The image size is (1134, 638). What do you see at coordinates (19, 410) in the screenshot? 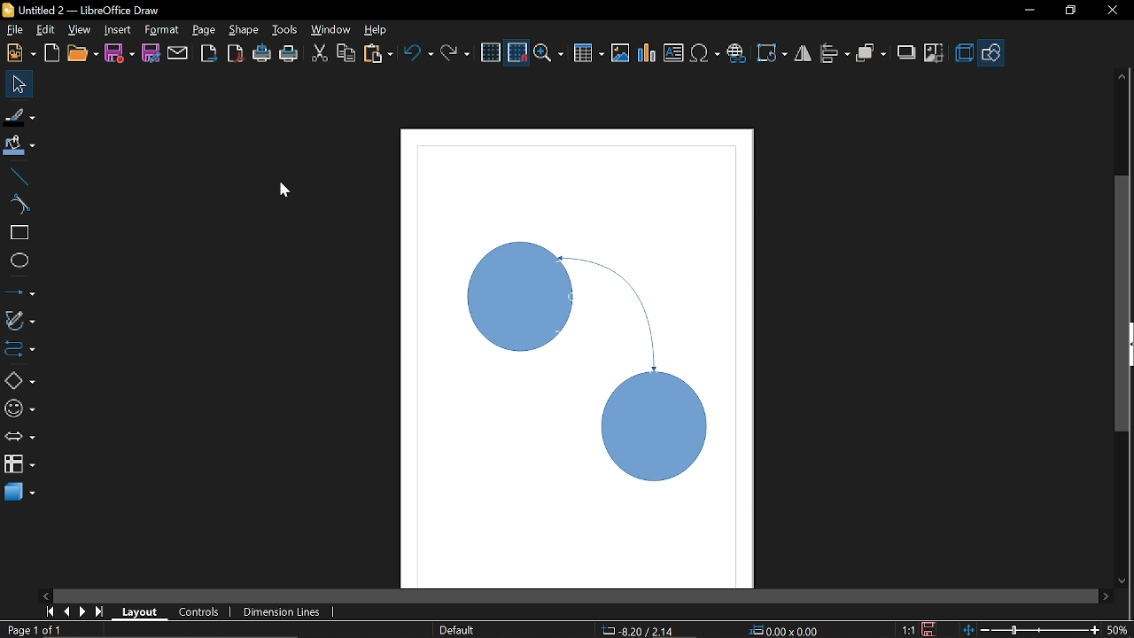
I see `Symbol shapes` at bounding box center [19, 410].